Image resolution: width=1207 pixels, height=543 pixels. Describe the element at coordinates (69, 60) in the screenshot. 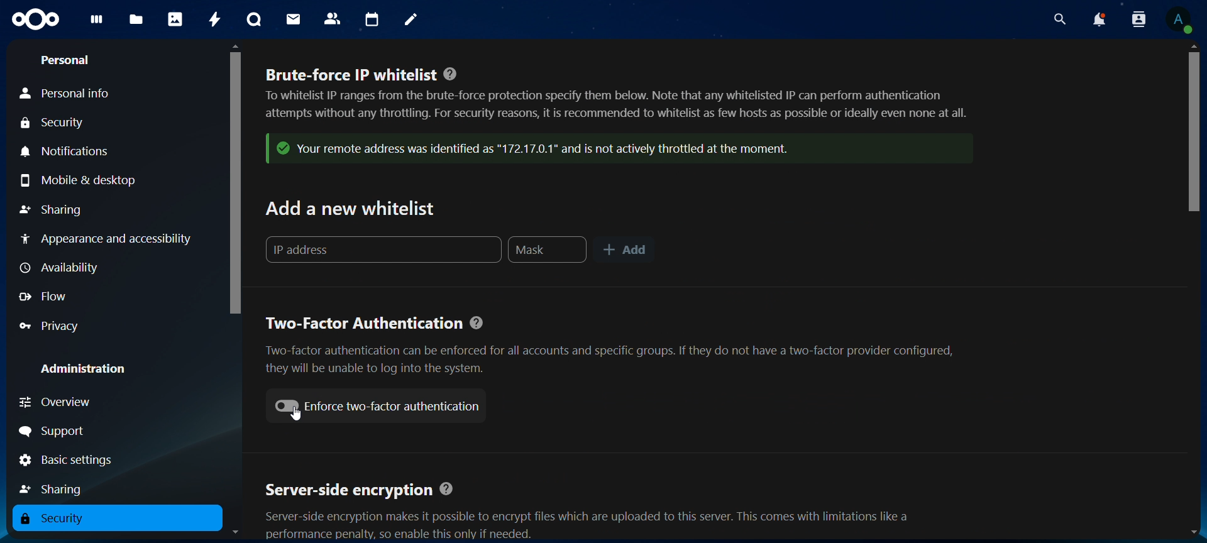

I see `personal` at that location.